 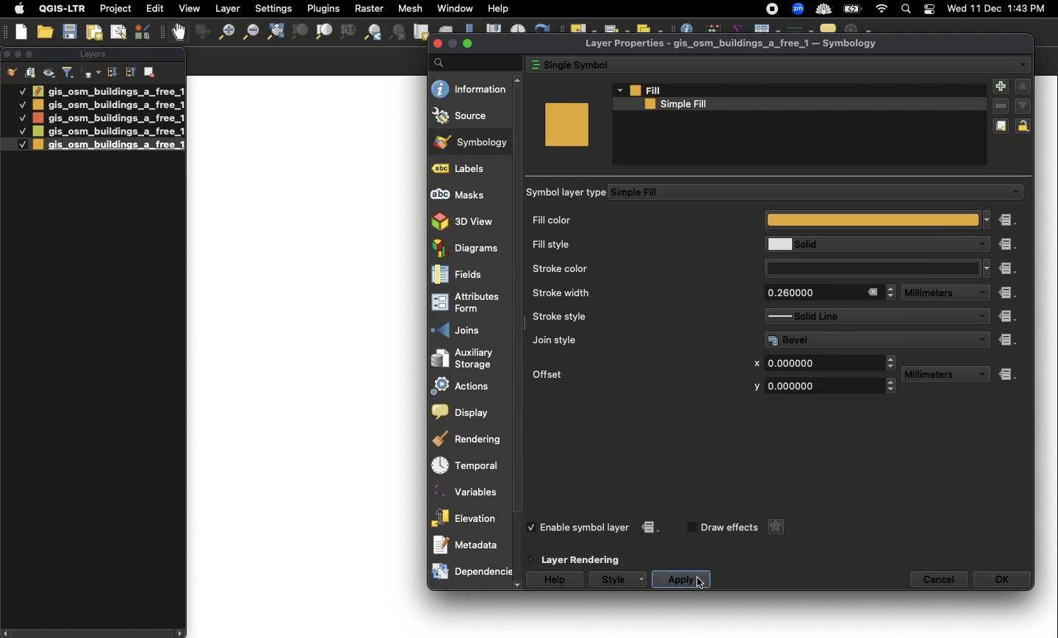 What do you see at coordinates (112, 73) in the screenshot?
I see `Sort descending` at bounding box center [112, 73].